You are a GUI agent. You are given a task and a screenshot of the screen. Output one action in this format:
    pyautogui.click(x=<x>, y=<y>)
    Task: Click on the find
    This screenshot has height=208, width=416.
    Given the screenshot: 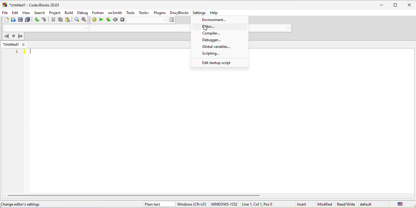 What is the action you would take?
    pyautogui.click(x=77, y=19)
    